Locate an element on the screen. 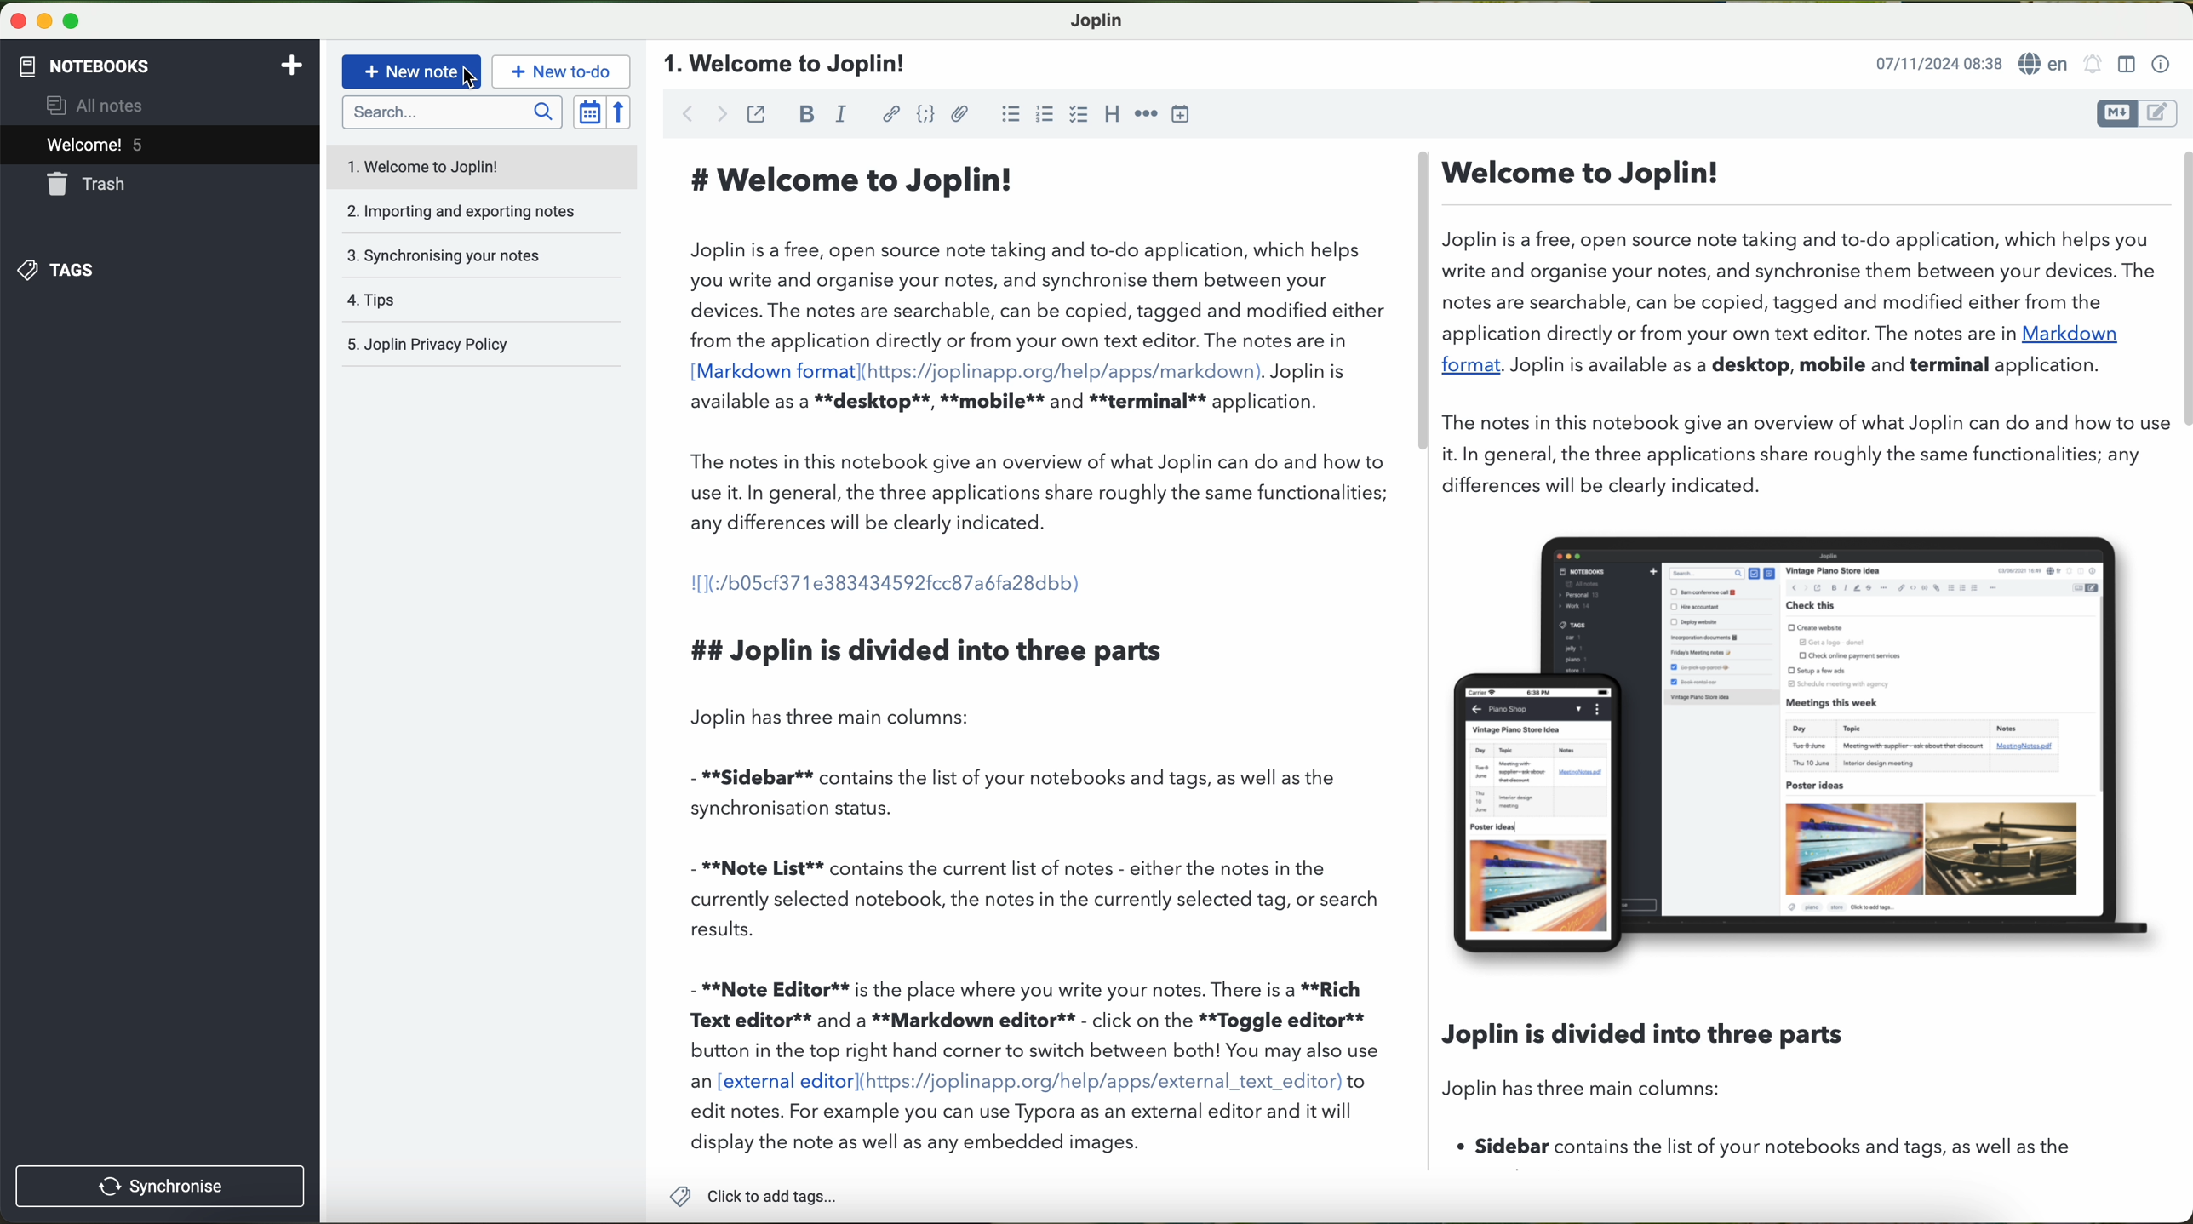 This screenshot has height=1224, width=2193. back is located at coordinates (682, 112).